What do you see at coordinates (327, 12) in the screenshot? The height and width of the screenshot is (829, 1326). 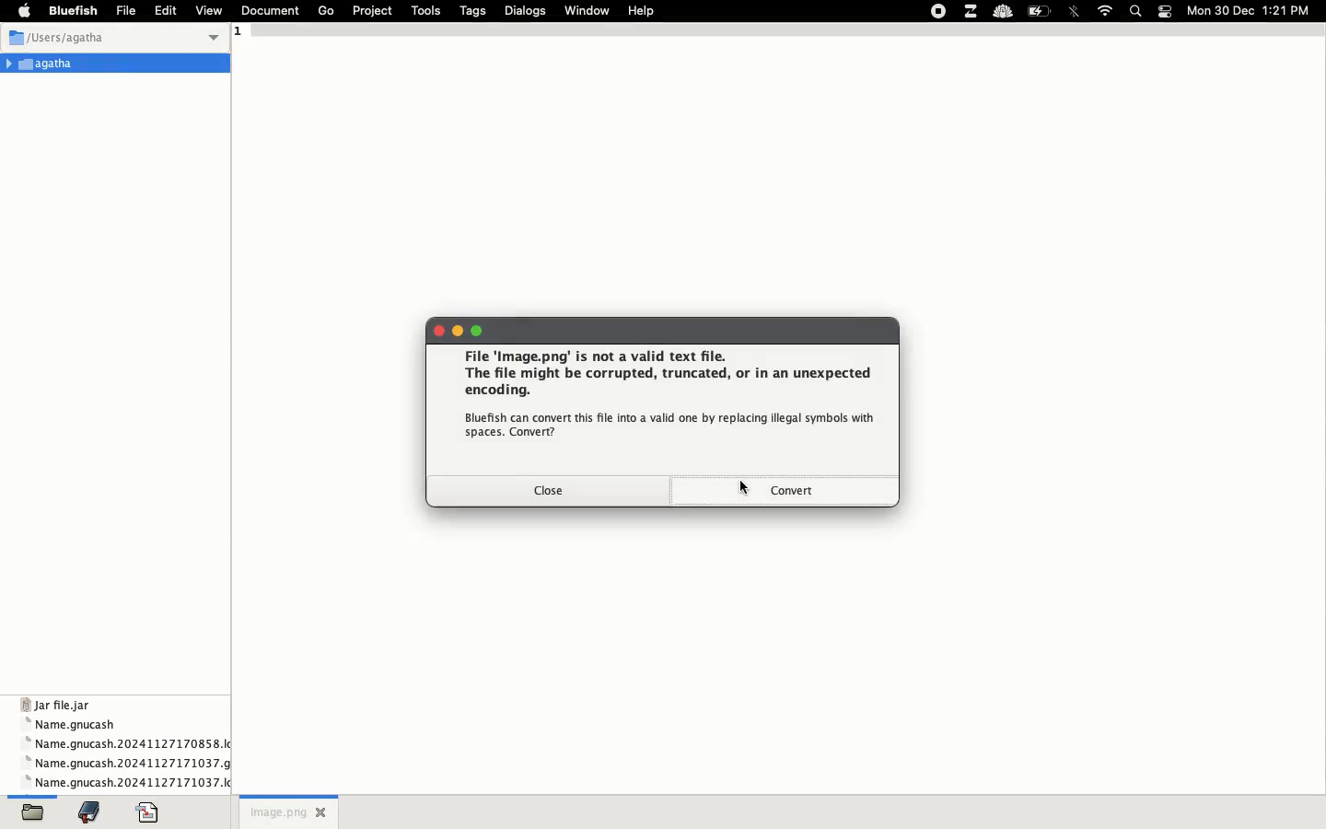 I see `go` at bounding box center [327, 12].